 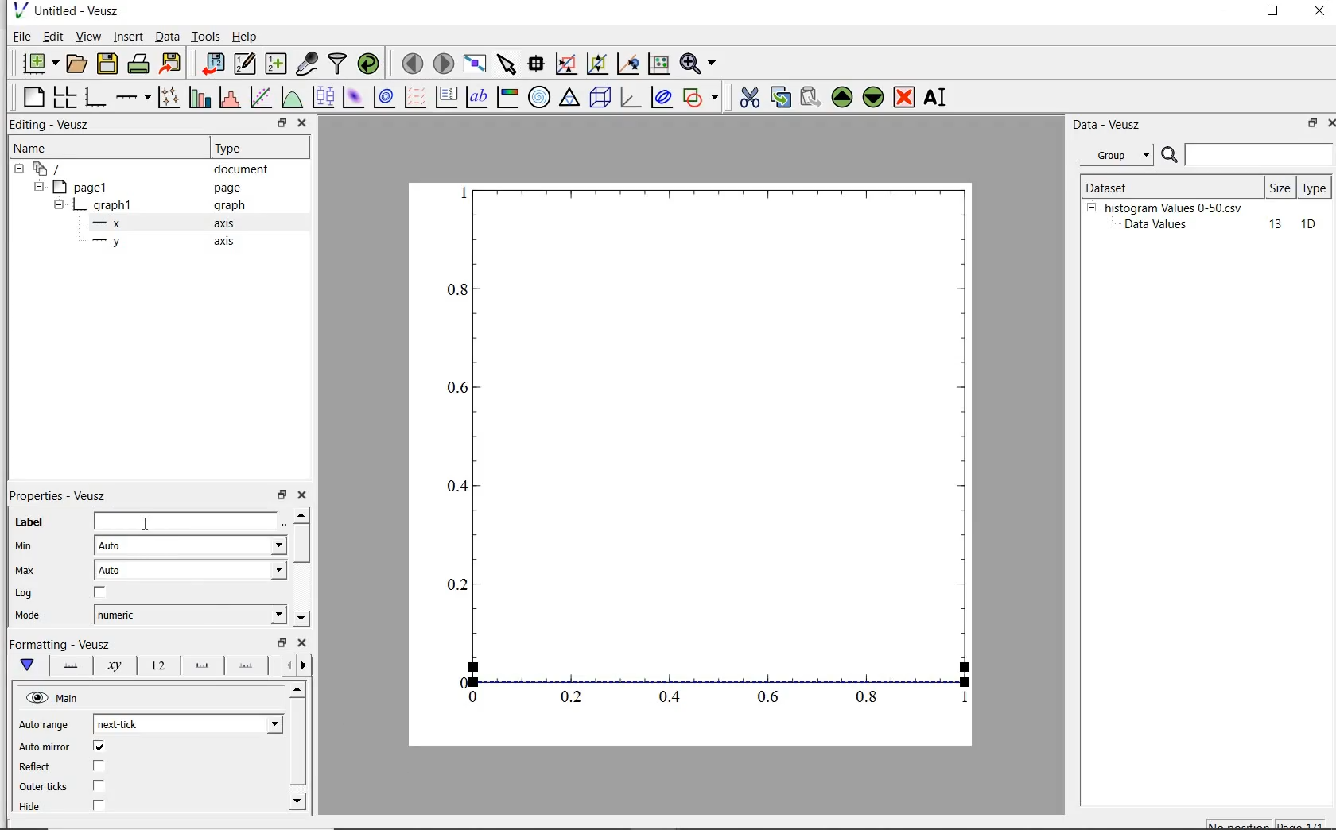 What do you see at coordinates (245, 63) in the screenshot?
I see `edit and create new datasets` at bounding box center [245, 63].